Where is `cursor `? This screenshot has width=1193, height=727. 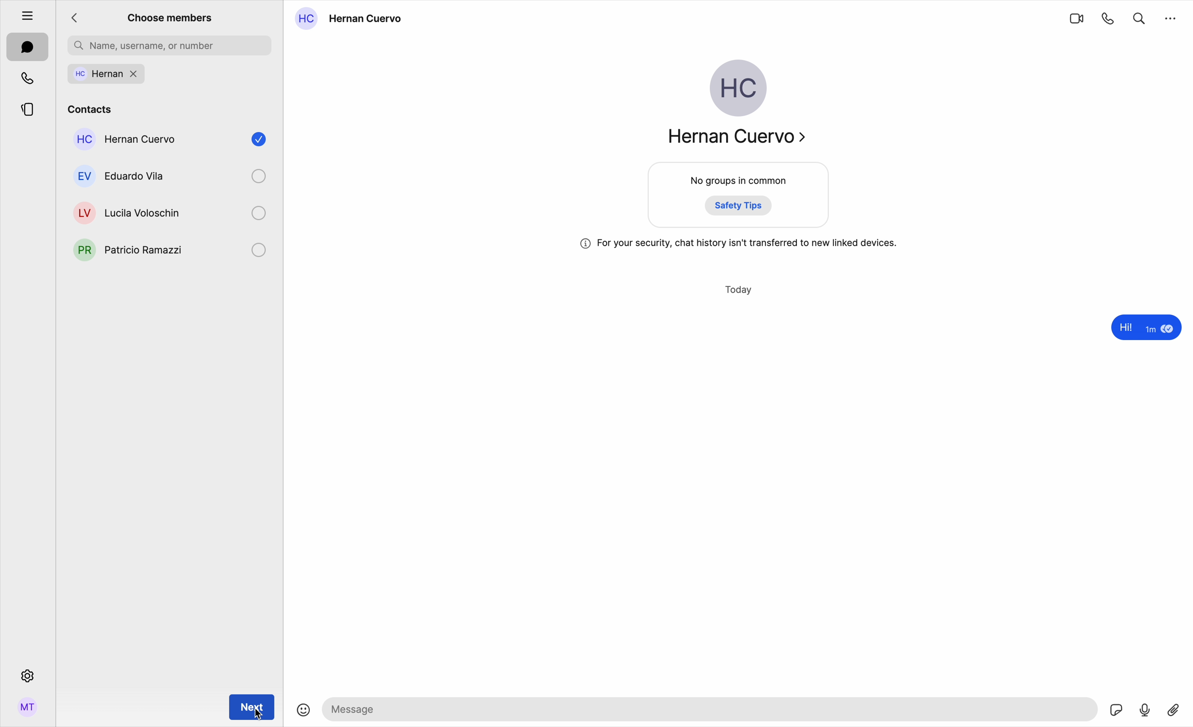 cursor  is located at coordinates (258, 713).